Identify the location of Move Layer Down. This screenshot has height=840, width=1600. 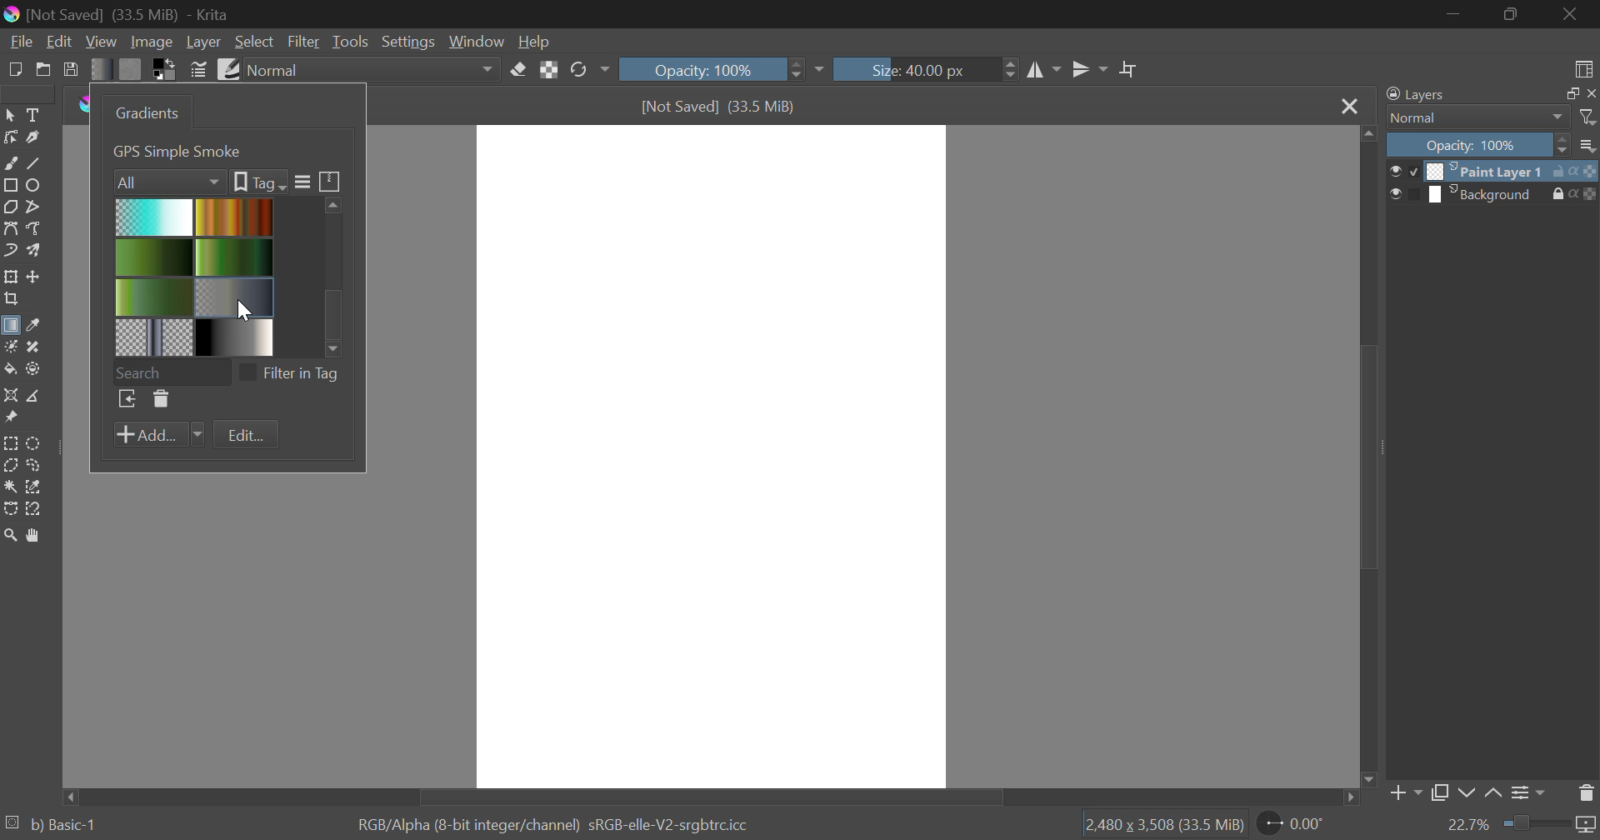
(1467, 794).